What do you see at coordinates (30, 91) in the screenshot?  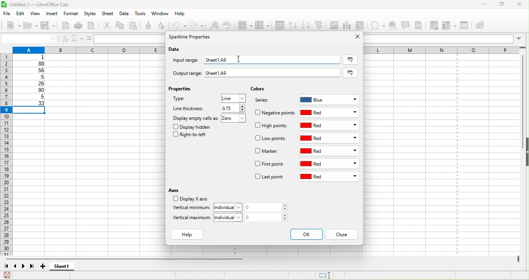 I see `90` at bounding box center [30, 91].